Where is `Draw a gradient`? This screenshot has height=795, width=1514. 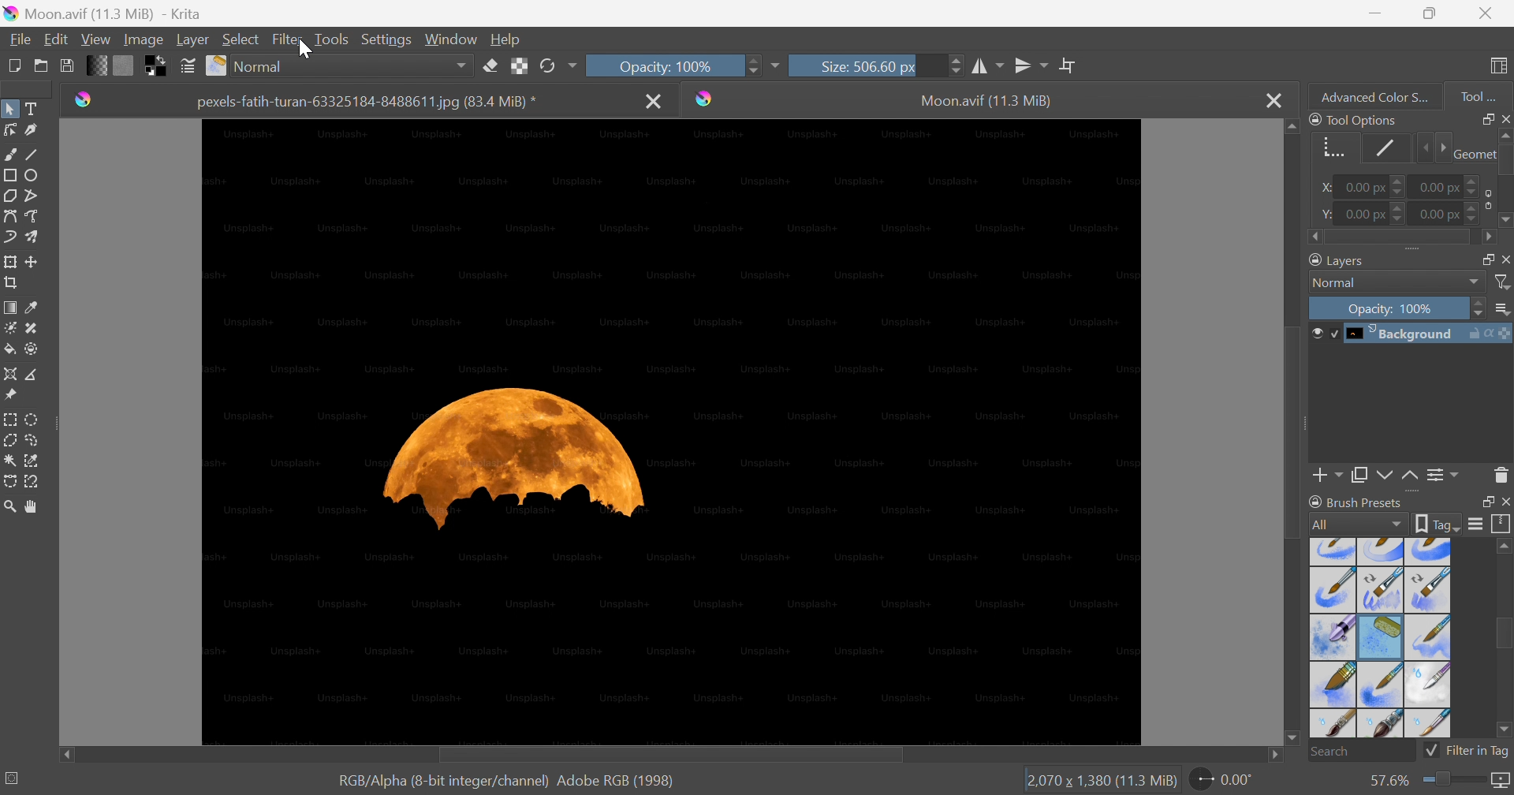 Draw a gradient is located at coordinates (9, 305).